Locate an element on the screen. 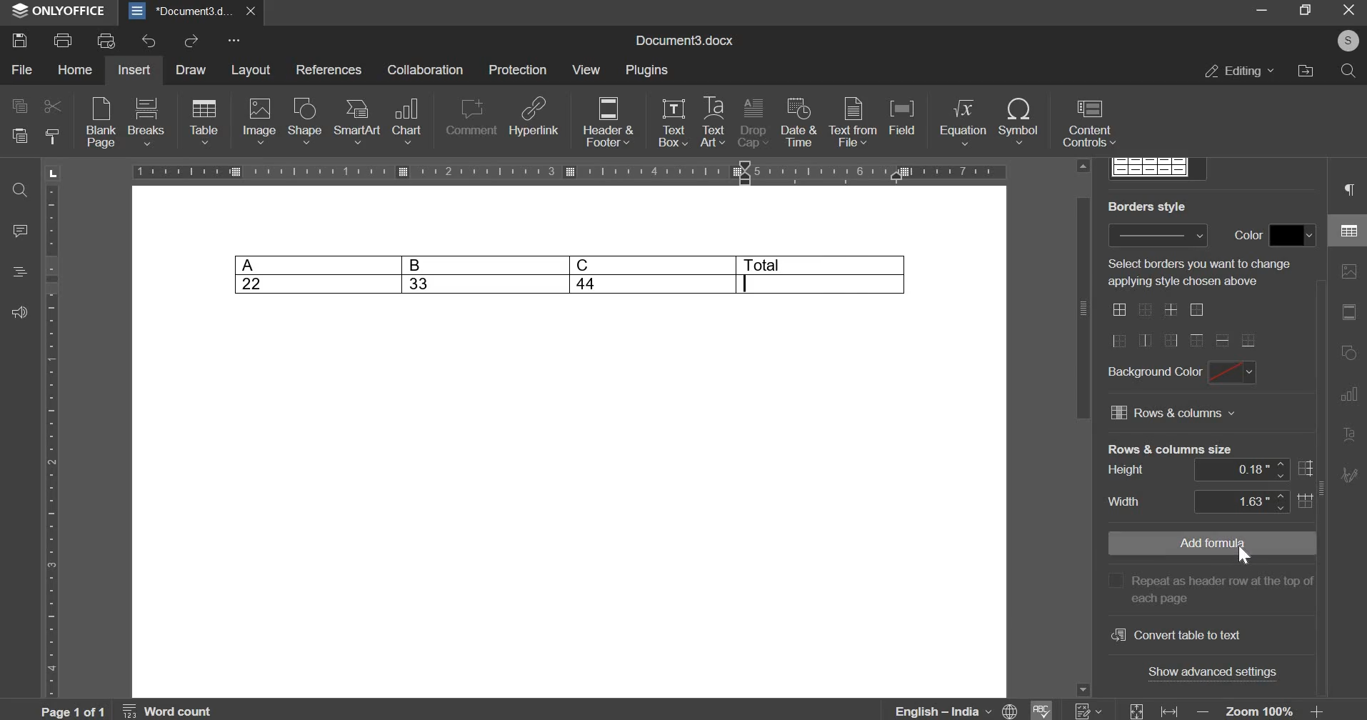 The width and height of the screenshot is (1367, 720). maximize is located at coordinates (1306, 12).